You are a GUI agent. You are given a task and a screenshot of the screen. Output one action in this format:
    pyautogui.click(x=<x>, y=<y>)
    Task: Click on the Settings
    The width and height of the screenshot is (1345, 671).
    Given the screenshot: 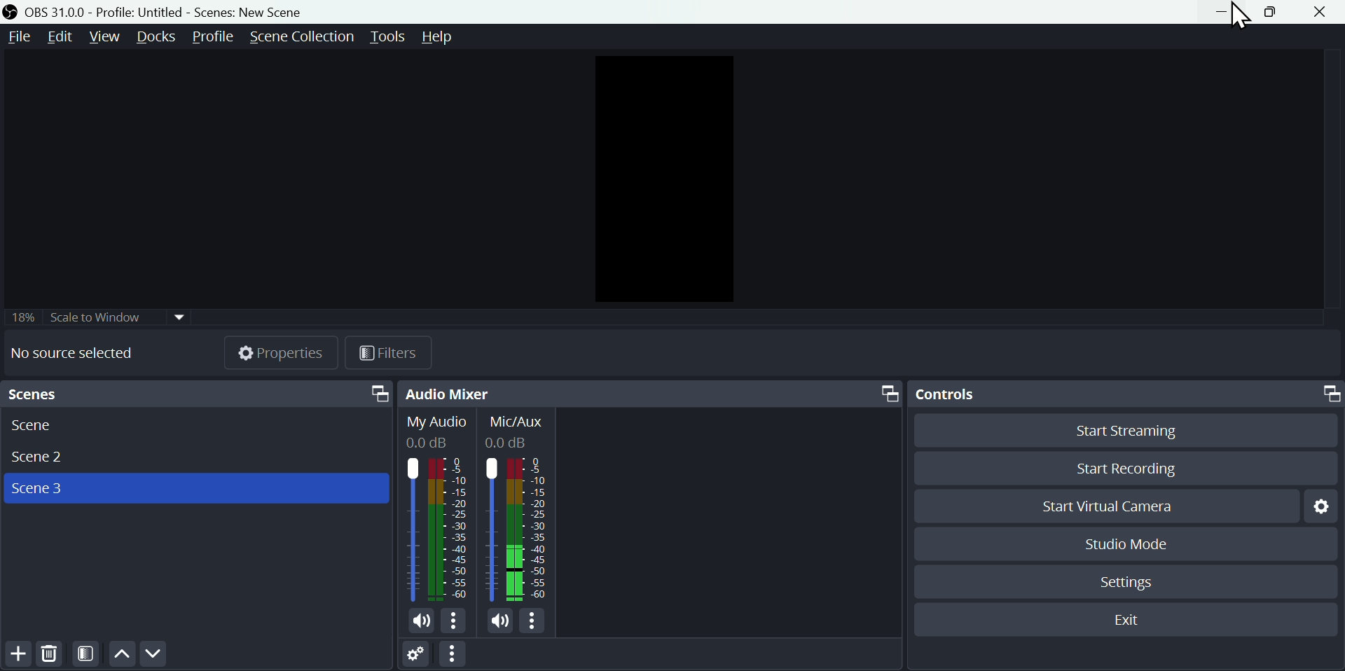 What is the action you would take?
    pyautogui.click(x=1324, y=507)
    